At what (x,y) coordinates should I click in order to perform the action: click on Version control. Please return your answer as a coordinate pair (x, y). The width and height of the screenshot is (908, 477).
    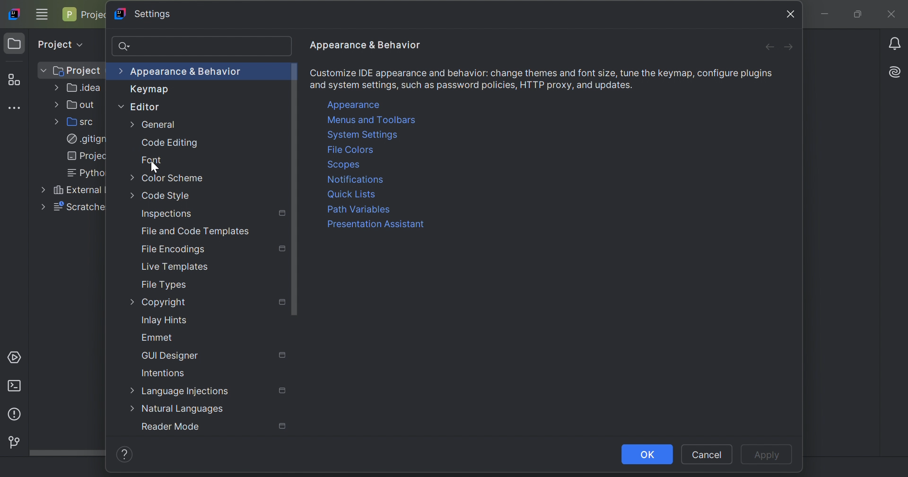
    Looking at the image, I should click on (12, 441).